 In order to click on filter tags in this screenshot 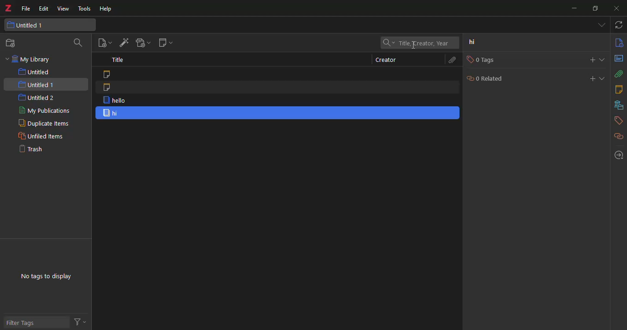, I will do `click(23, 323)`.